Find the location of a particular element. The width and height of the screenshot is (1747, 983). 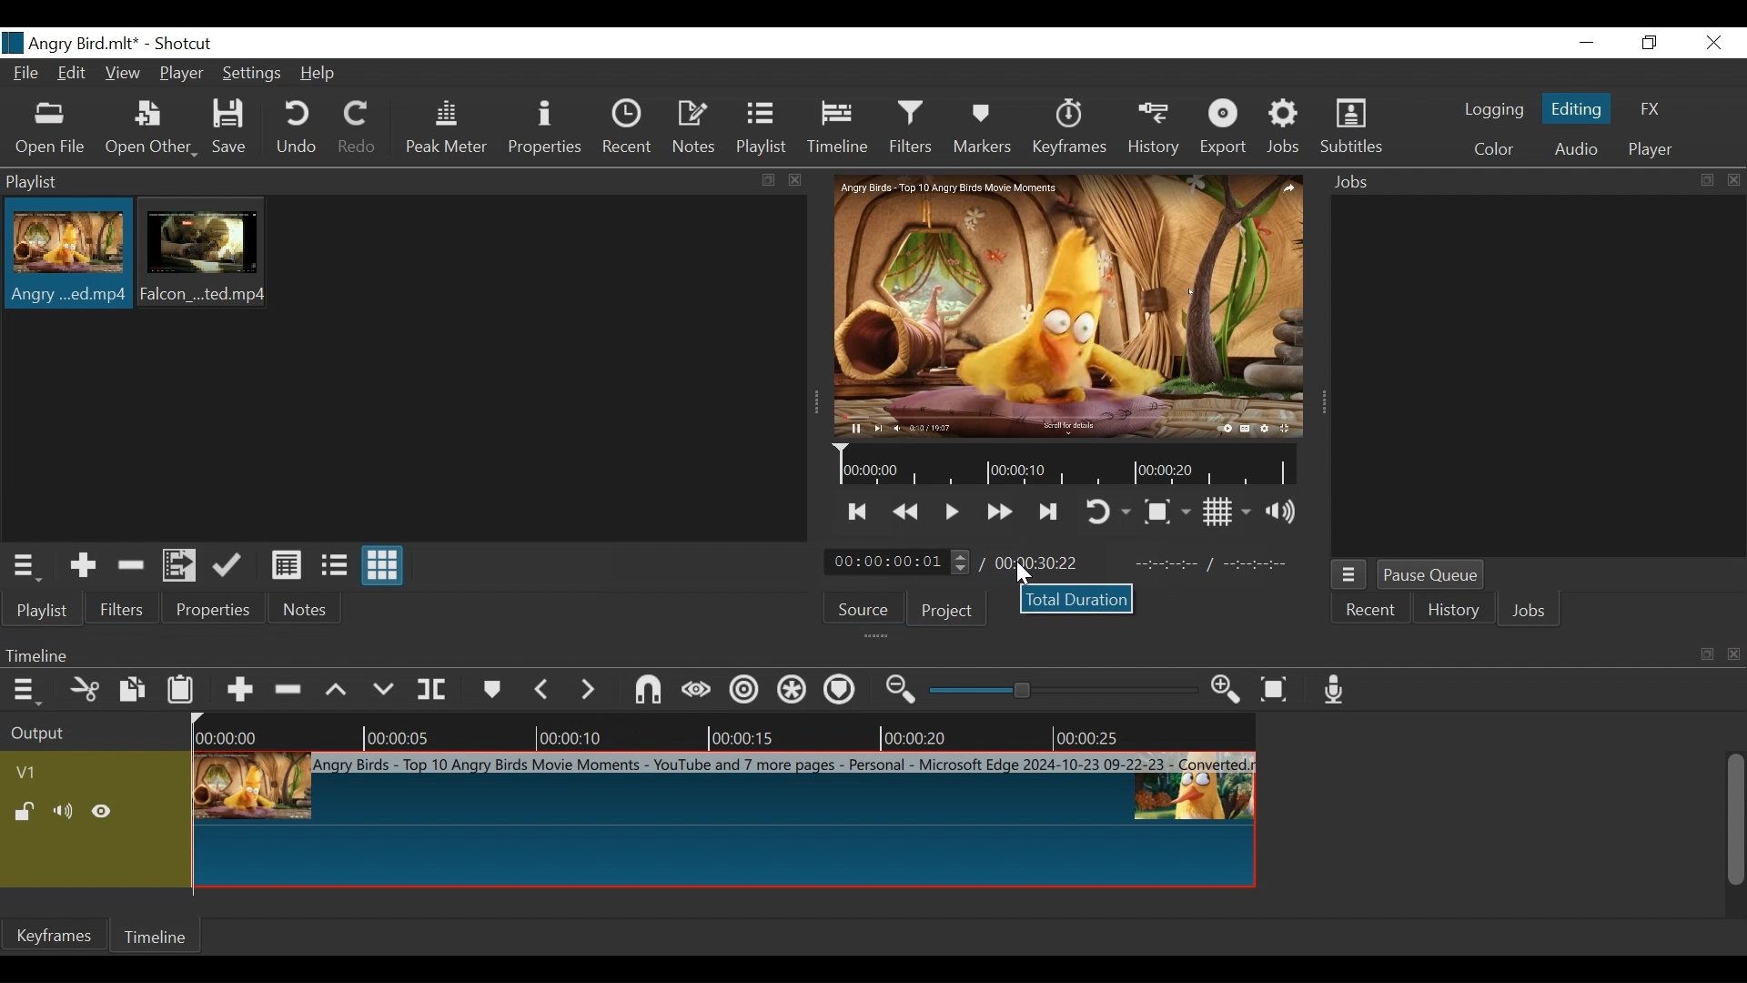

Video track name is located at coordinates (44, 771).